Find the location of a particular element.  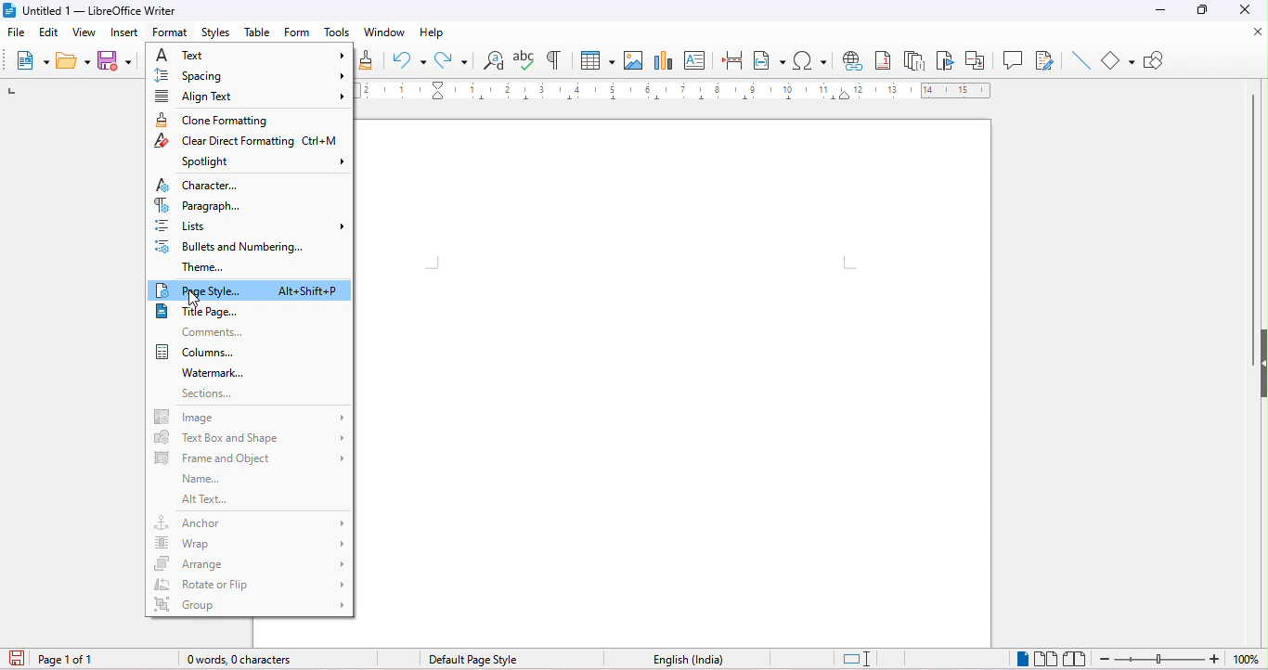

word and character count is located at coordinates (239, 662).